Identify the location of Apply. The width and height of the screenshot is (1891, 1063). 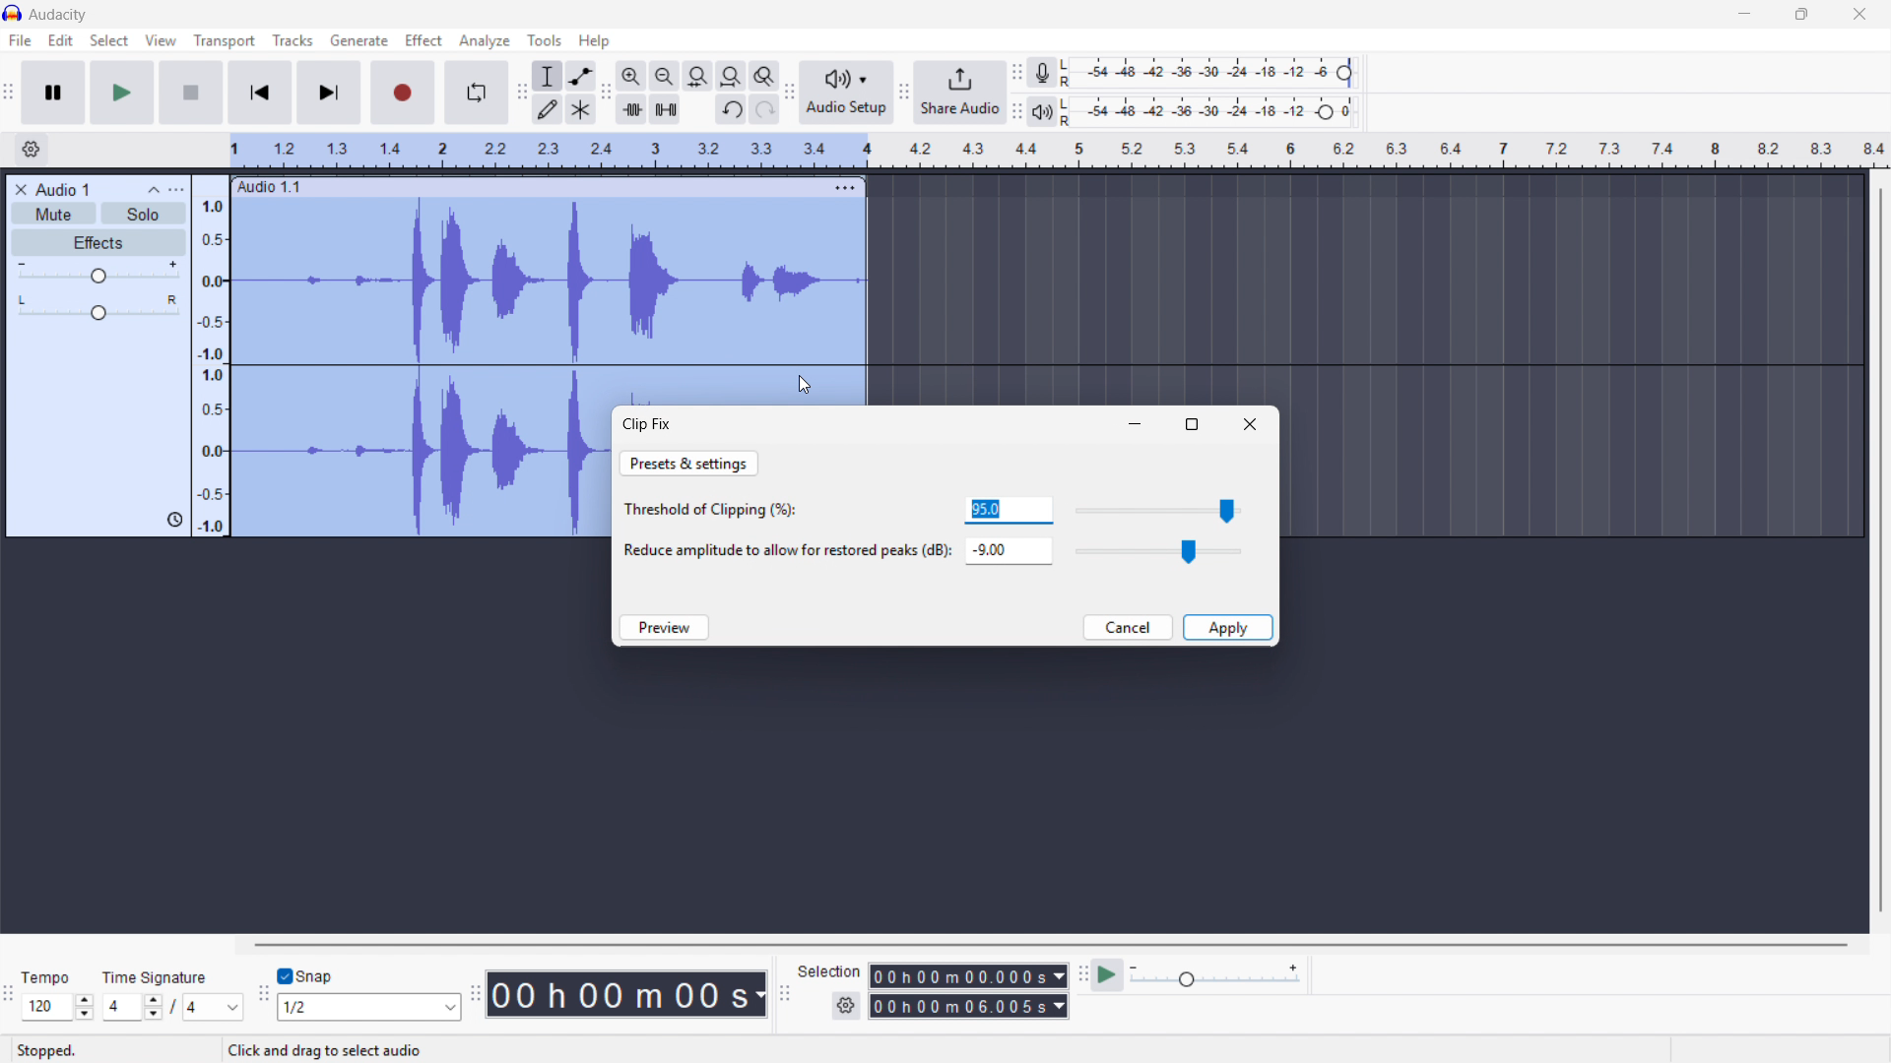
(1228, 627).